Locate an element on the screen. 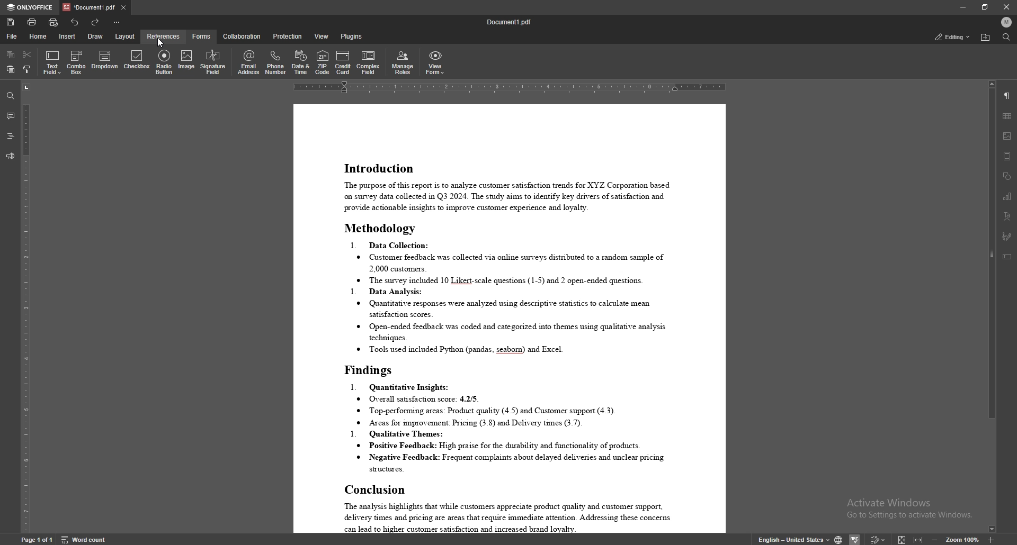  text art is located at coordinates (1007, 217).